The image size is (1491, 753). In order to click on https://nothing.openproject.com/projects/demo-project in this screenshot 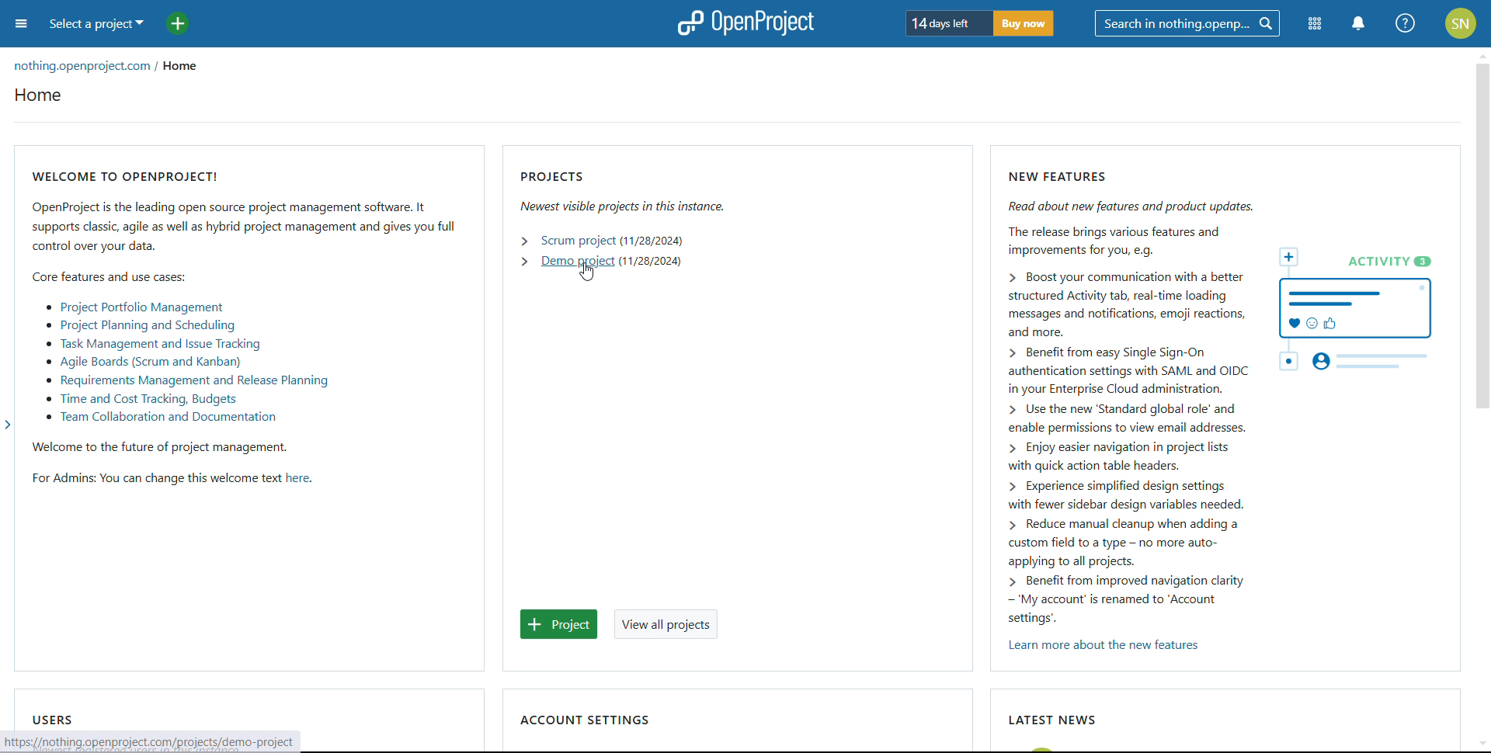, I will do `click(155, 741)`.